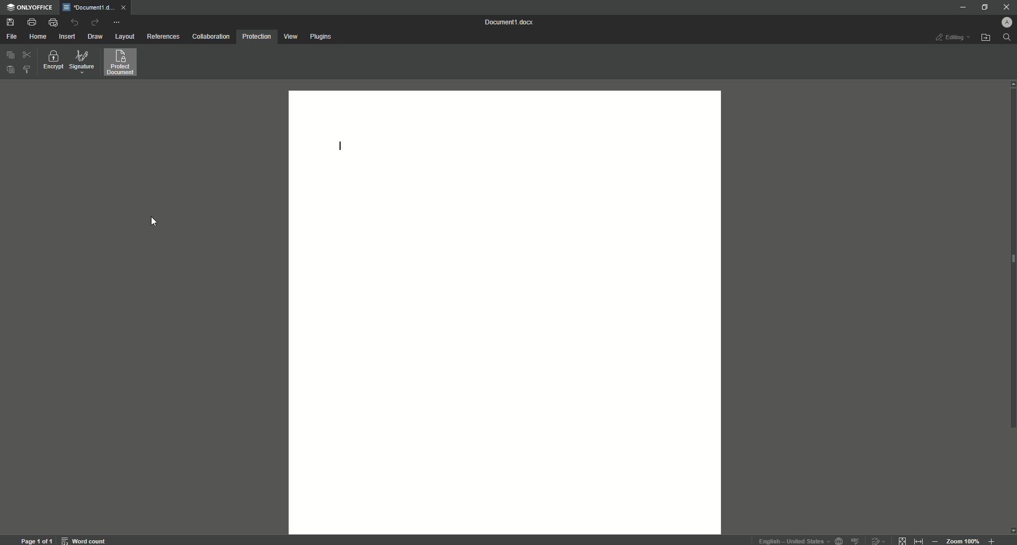  I want to click on References, so click(164, 36).